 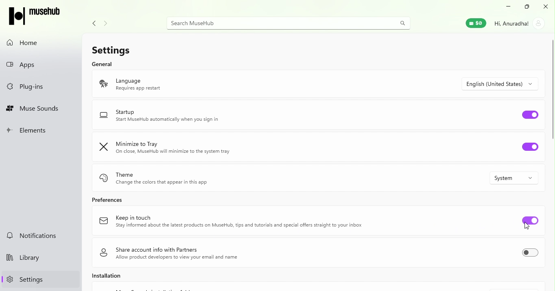 I want to click on Muse wallet, so click(x=475, y=22).